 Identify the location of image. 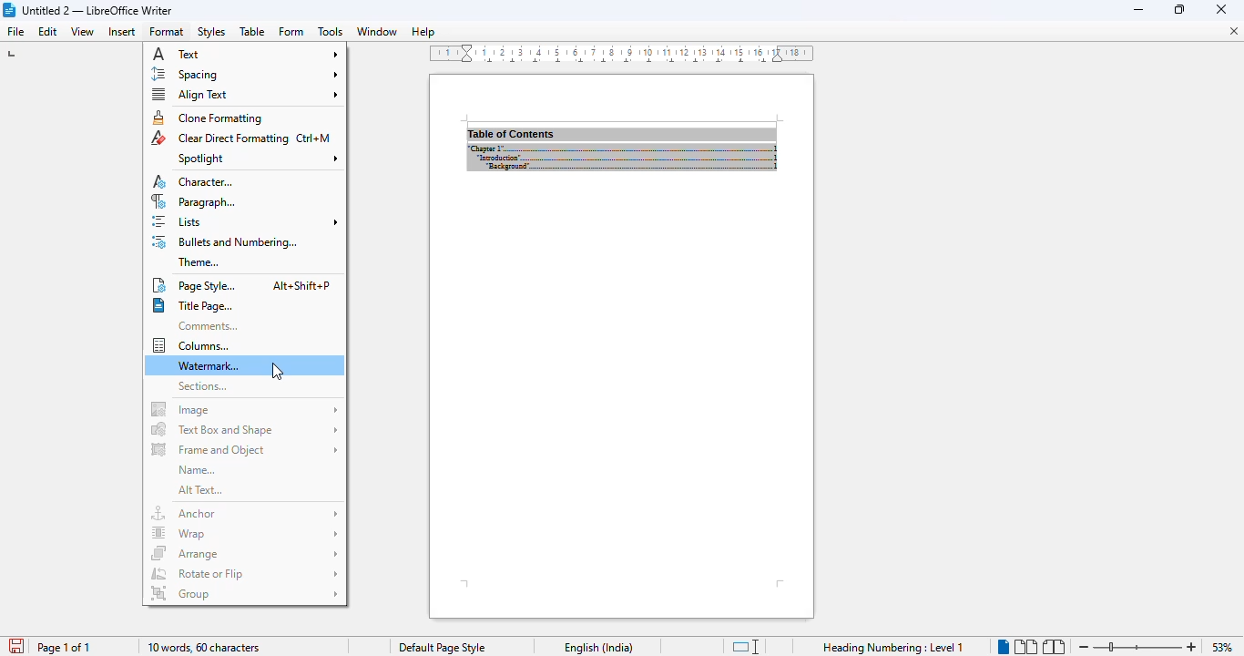
(246, 409).